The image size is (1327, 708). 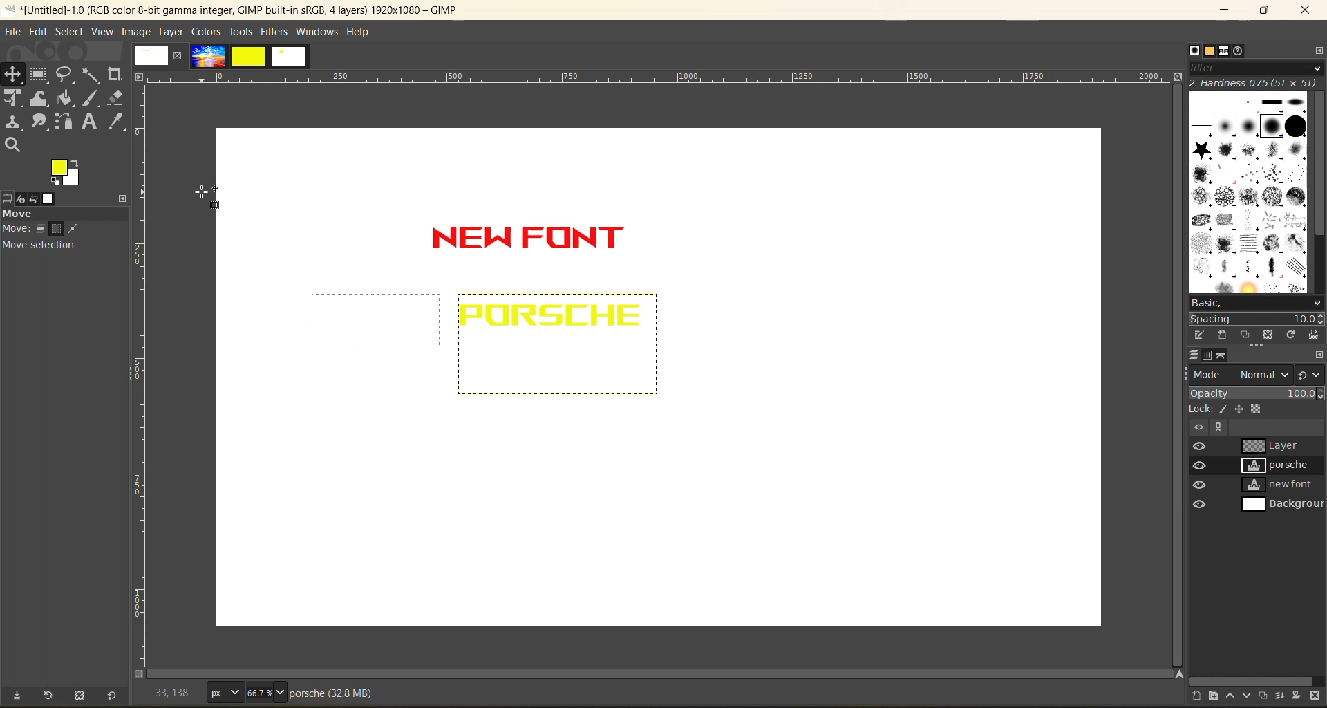 I want to click on restore tool preset, so click(x=50, y=697).